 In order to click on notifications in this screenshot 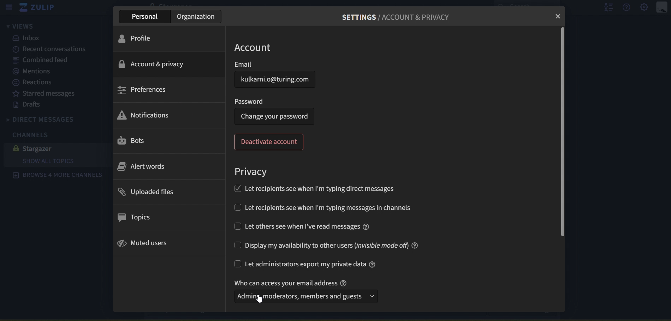, I will do `click(143, 116)`.